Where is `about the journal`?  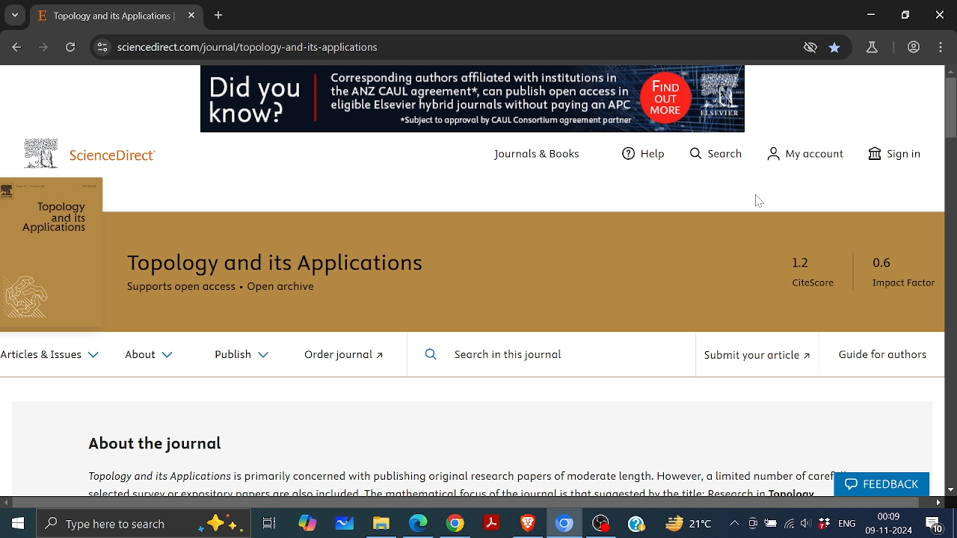
about the journal is located at coordinates (158, 442).